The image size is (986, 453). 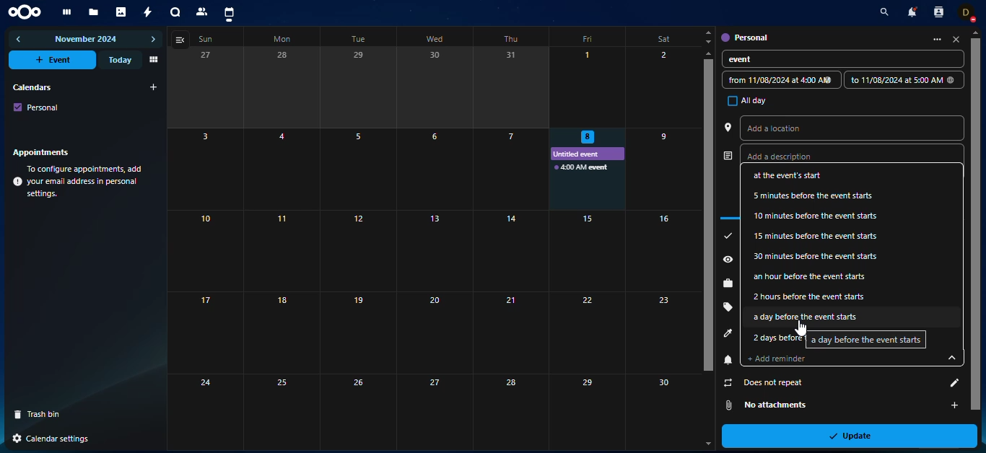 I want to click on location, so click(x=728, y=127).